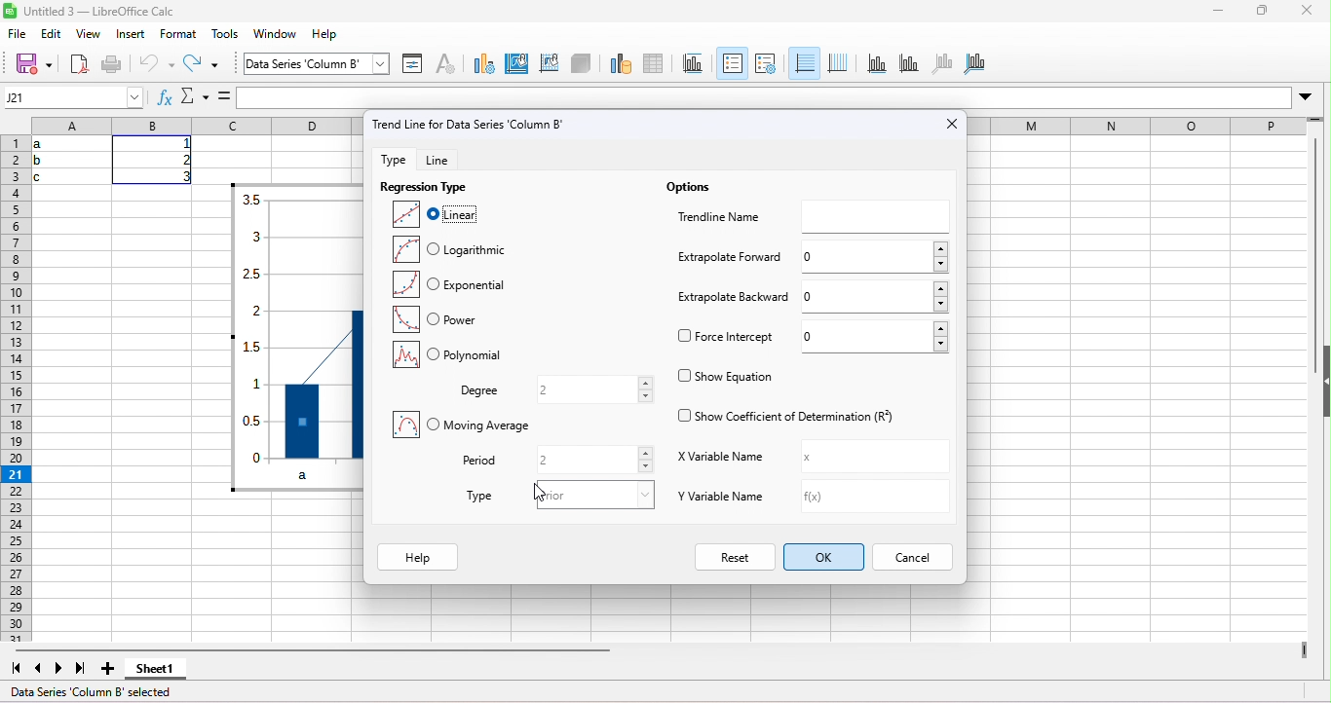 The image size is (1331, 703). What do you see at coordinates (34, 63) in the screenshot?
I see `save` at bounding box center [34, 63].